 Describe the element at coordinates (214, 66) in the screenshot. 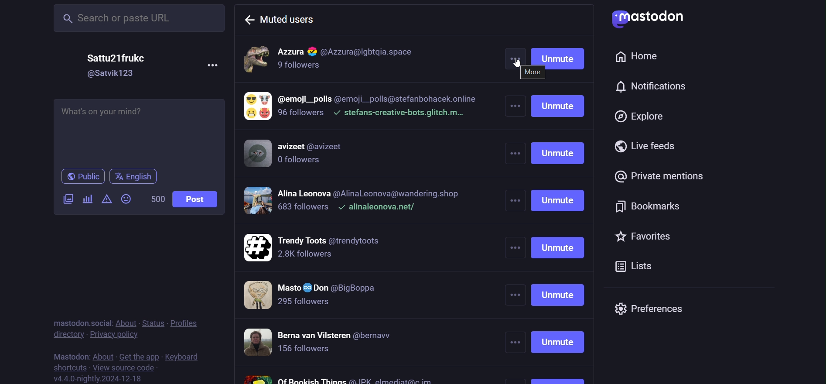

I see `more` at that location.